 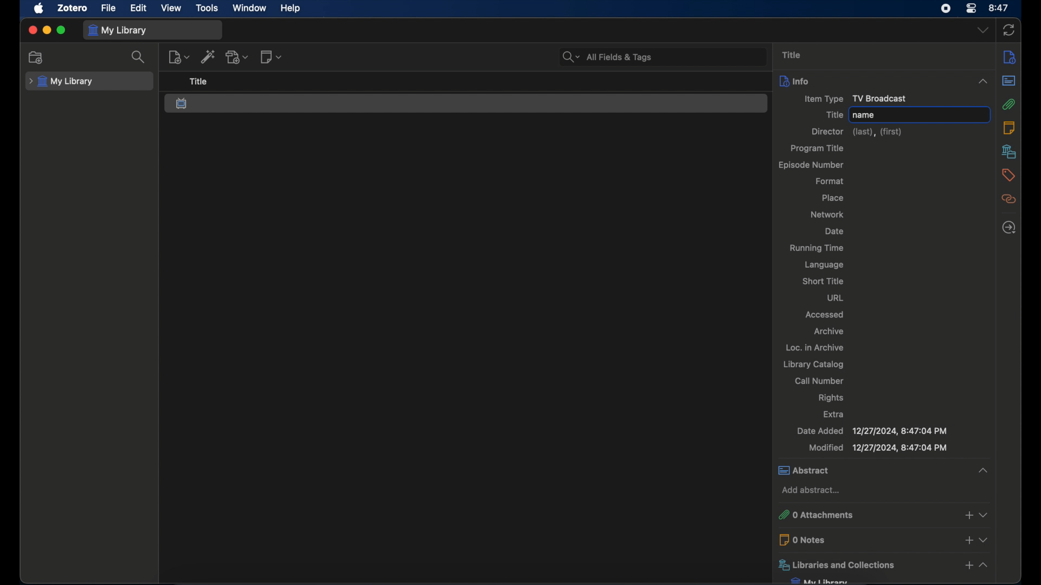 What do you see at coordinates (250, 8) in the screenshot?
I see `window` at bounding box center [250, 8].